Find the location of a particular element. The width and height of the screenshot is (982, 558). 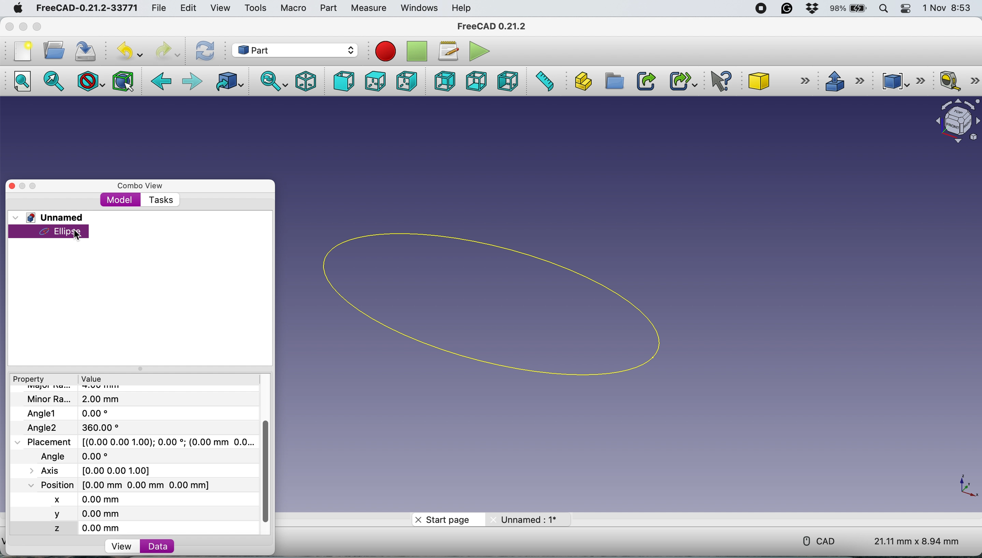

execute macros is located at coordinates (478, 51).